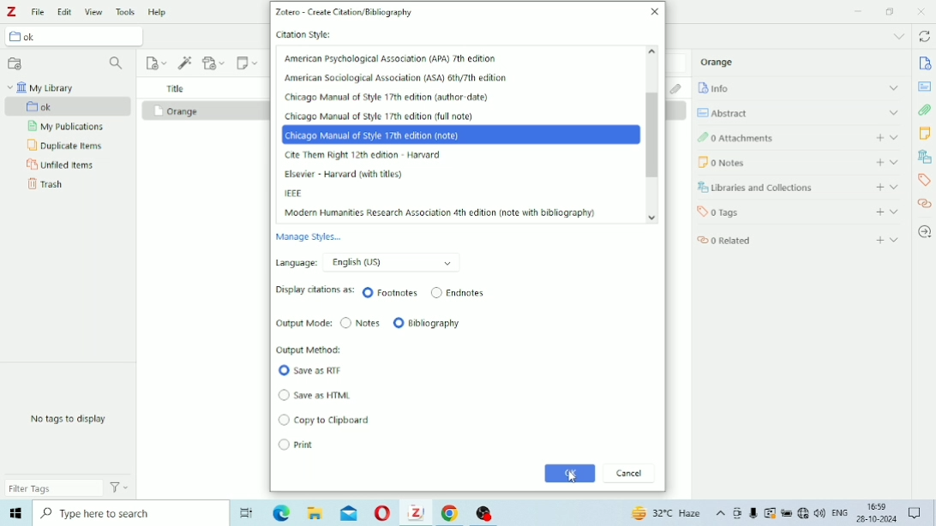 Image resolution: width=936 pixels, height=526 pixels. Describe the element at coordinates (126, 11) in the screenshot. I see `Tools` at that location.